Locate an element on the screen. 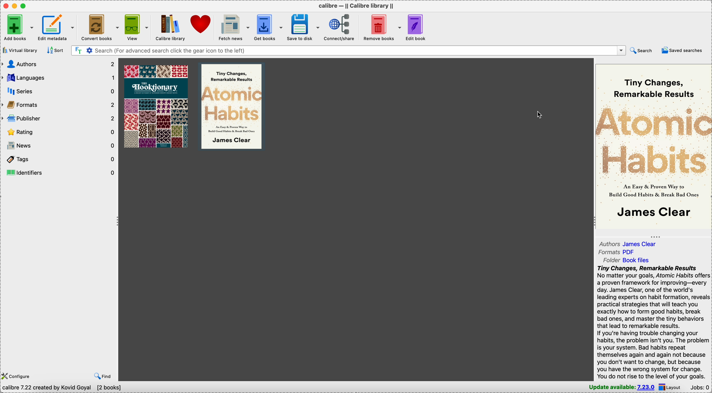 This screenshot has width=712, height=393. donate is located at coordinates (202, 24).